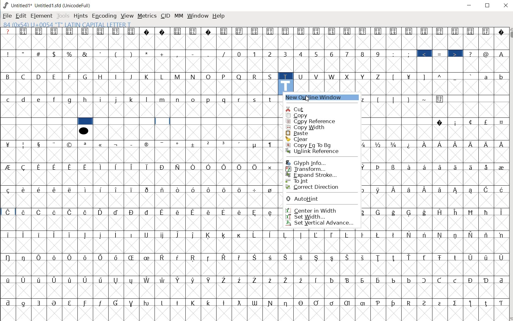 Image resolution: width=513 pixels, height=321 pixels. I want to click on B, so click(8, 77).